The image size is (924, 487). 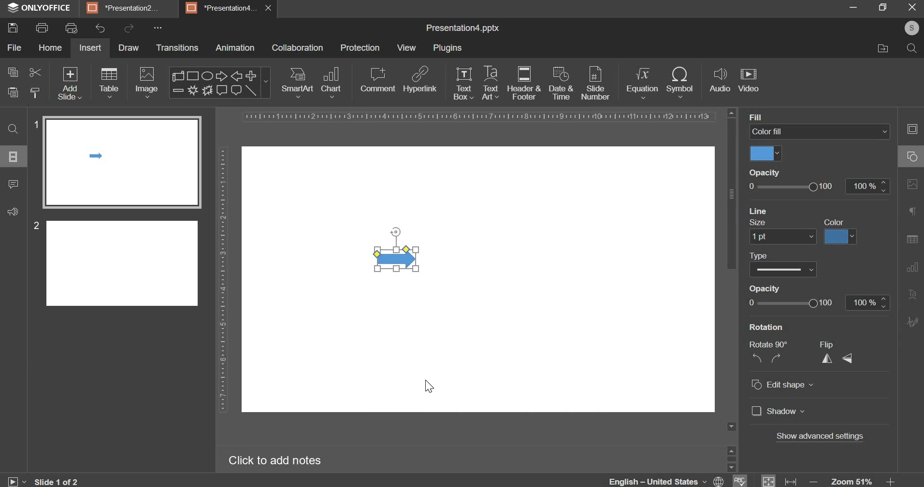 What do you see at coordinates (377, 80) in the screenshot?
I see `comment` at bounding box center [377, 80].